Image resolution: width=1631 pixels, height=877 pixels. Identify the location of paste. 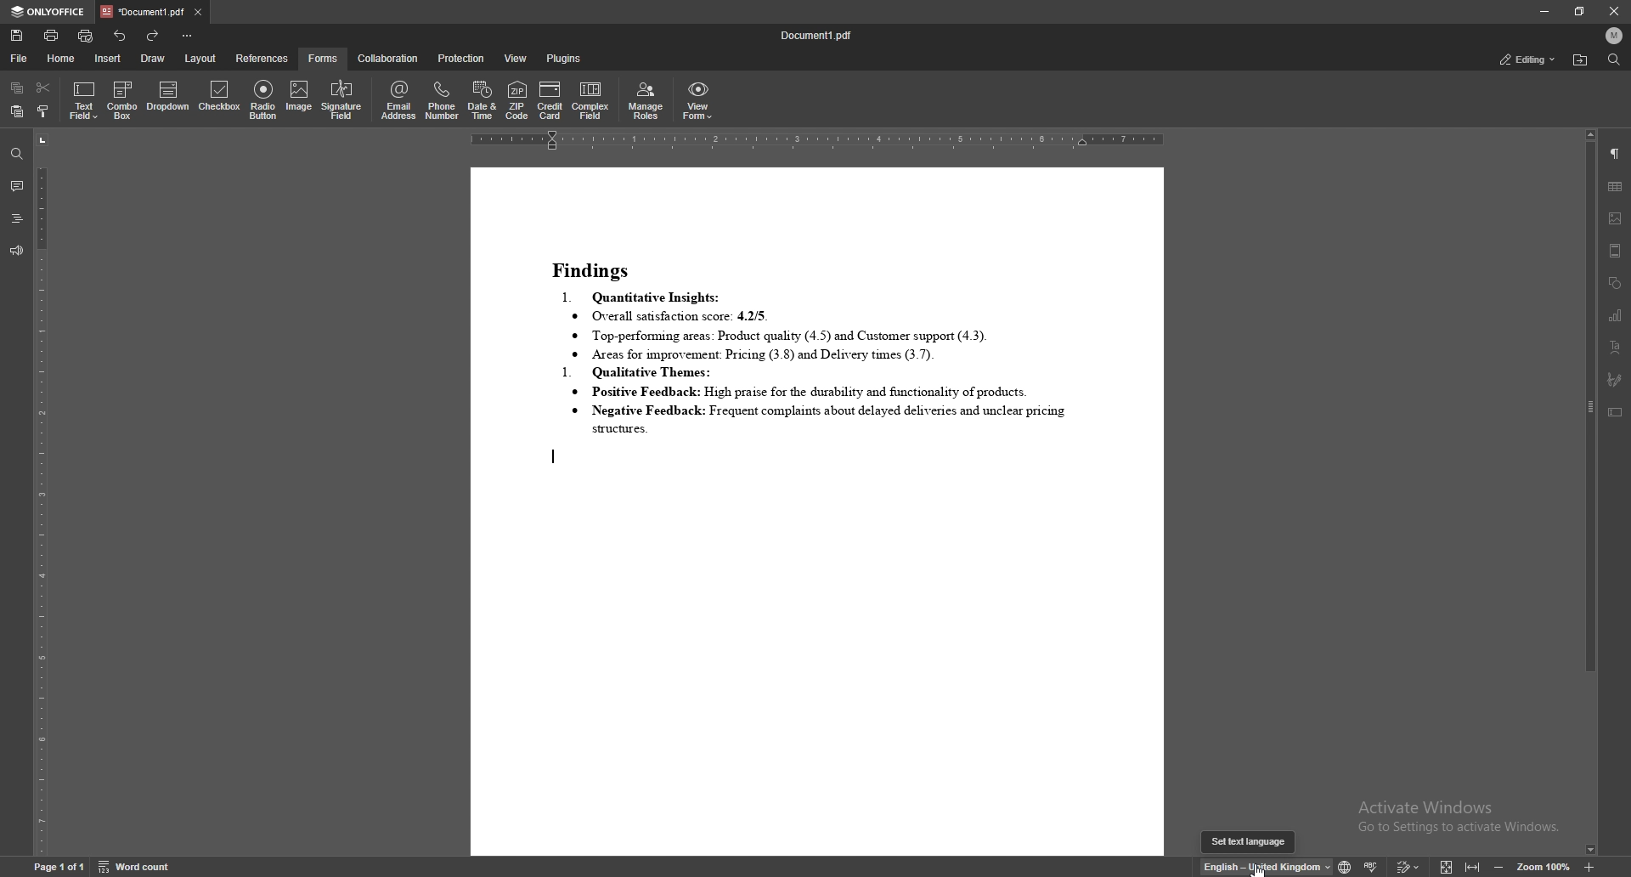
(17, 111).